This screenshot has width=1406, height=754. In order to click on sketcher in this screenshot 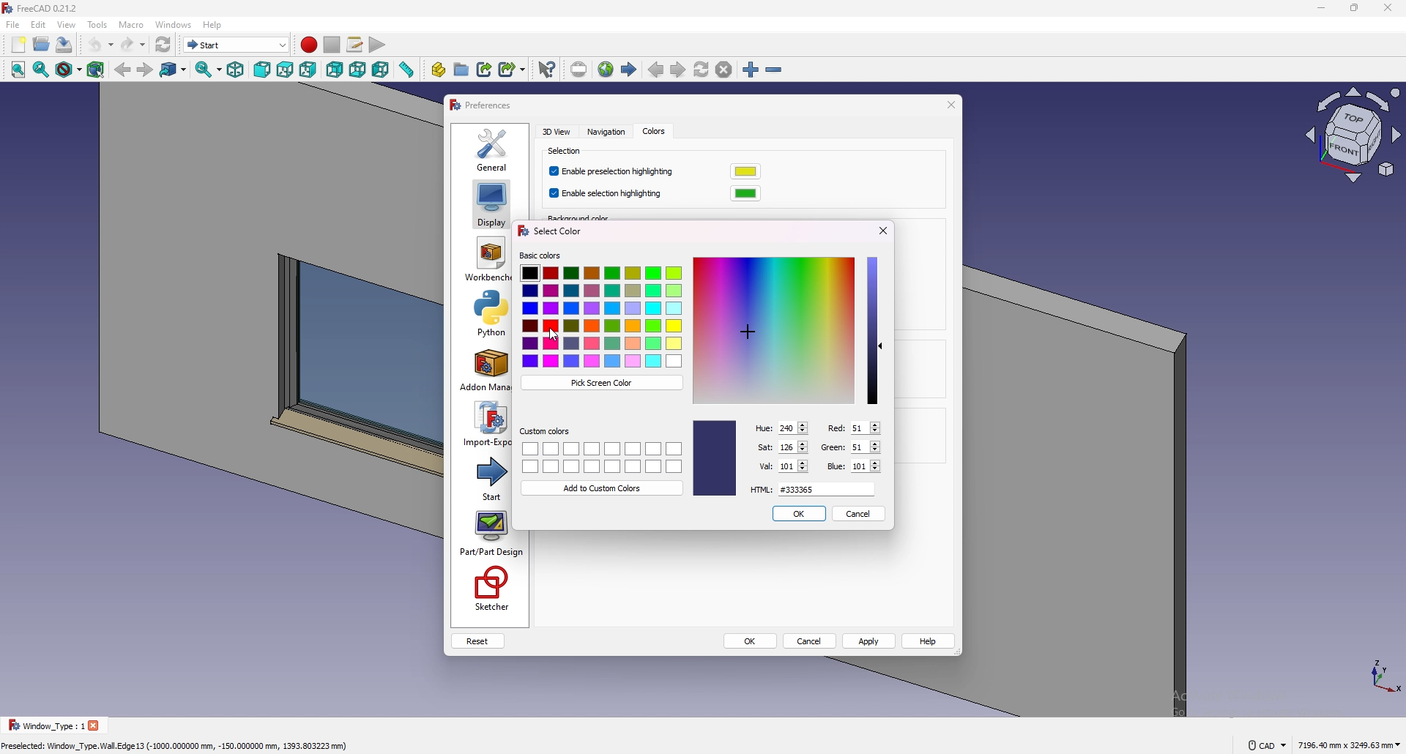, I will do `click(490, 589)`.